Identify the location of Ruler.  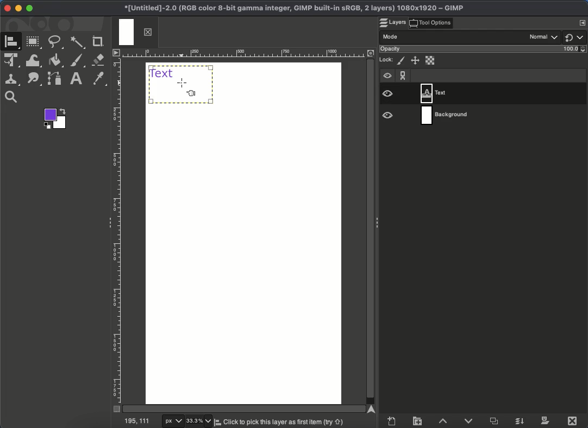
(116, 230).